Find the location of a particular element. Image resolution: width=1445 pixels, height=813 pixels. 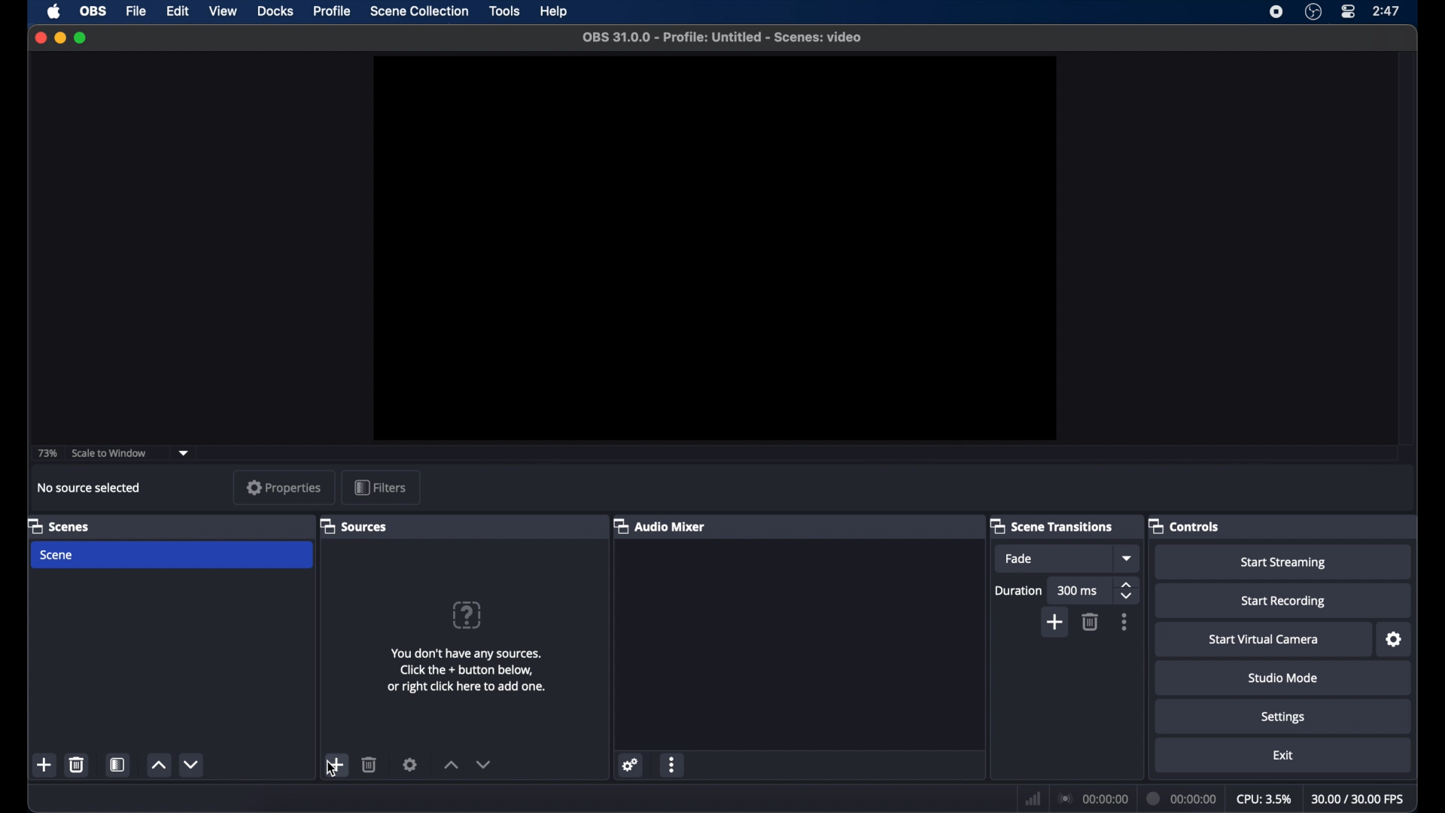

maximize is located at coordinates (81, 38).